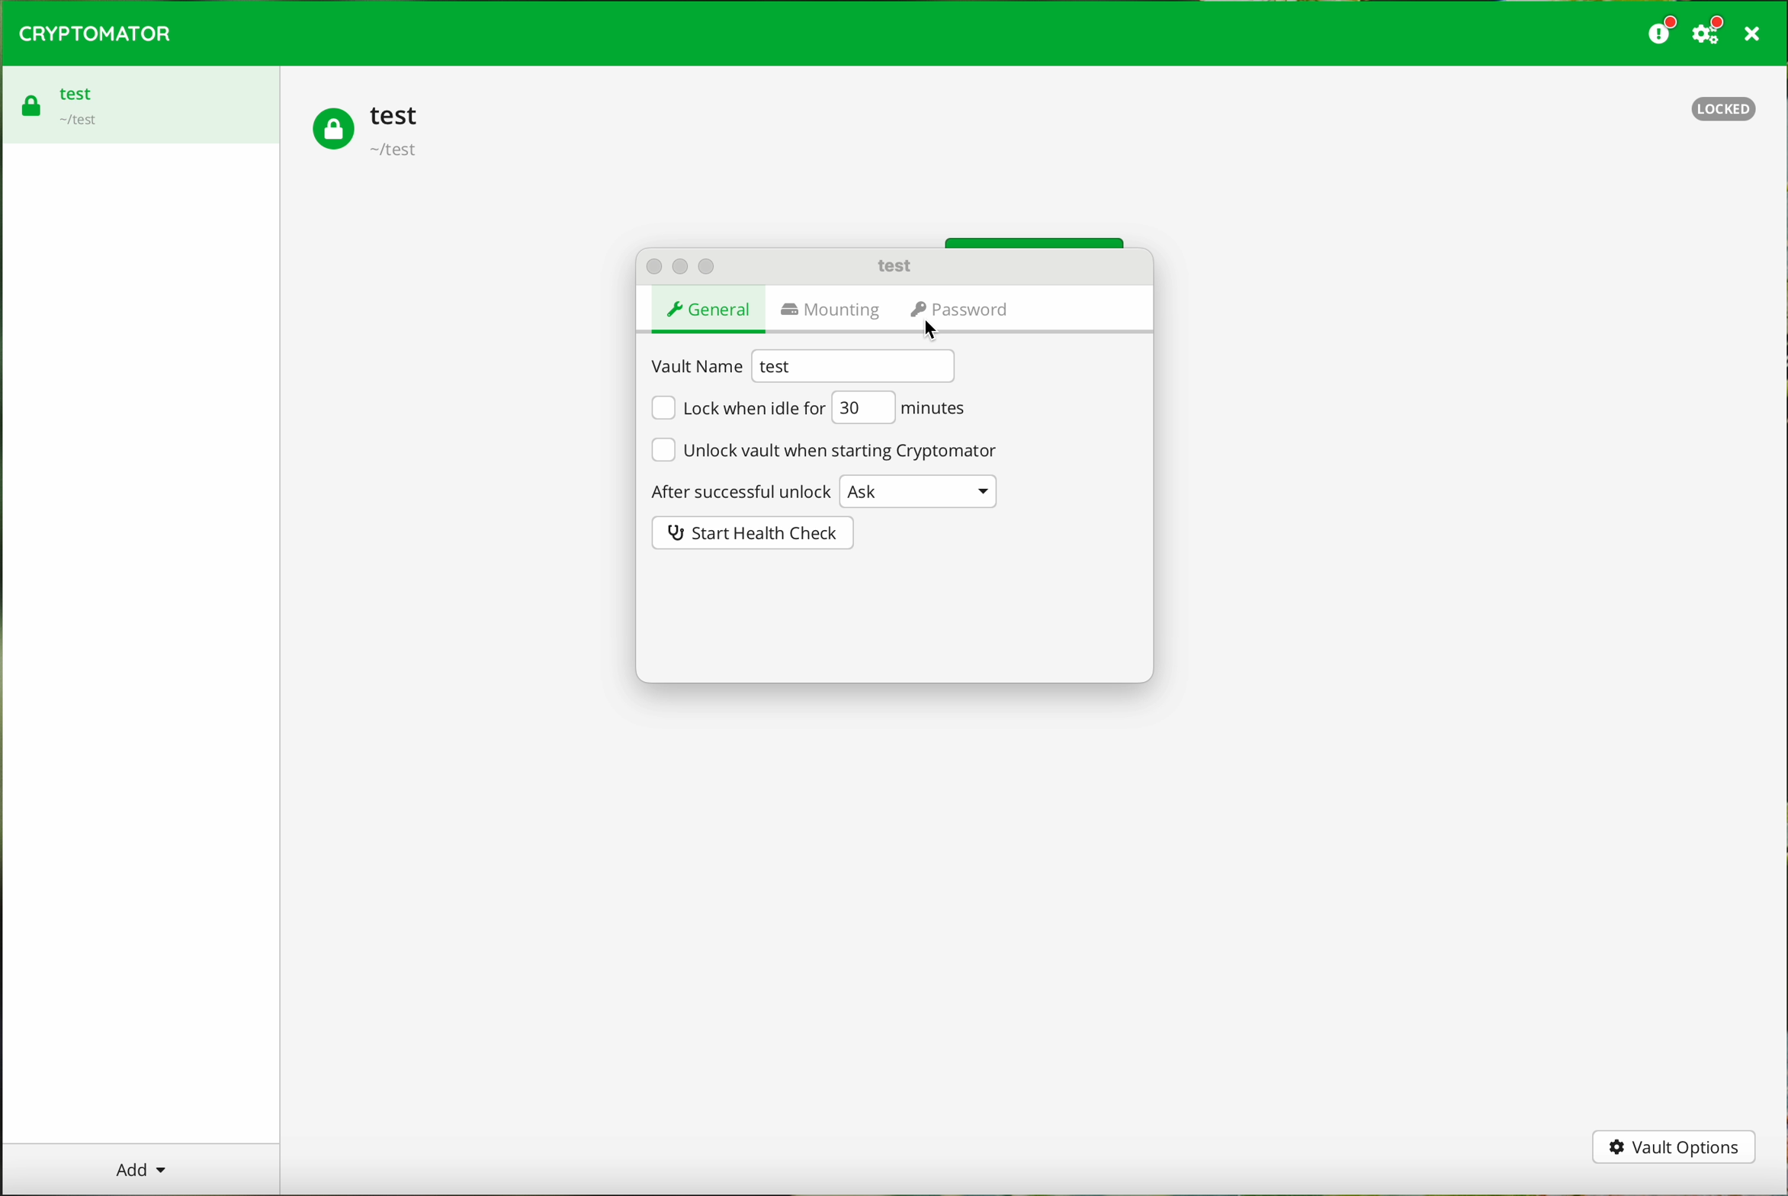 Image resolution: width=1788 pixels, height=1196 pixels. What do you see at coordinates (1675, 1147) in the screenshot?
I see `vault options` at bounding box center [1675, 1147].